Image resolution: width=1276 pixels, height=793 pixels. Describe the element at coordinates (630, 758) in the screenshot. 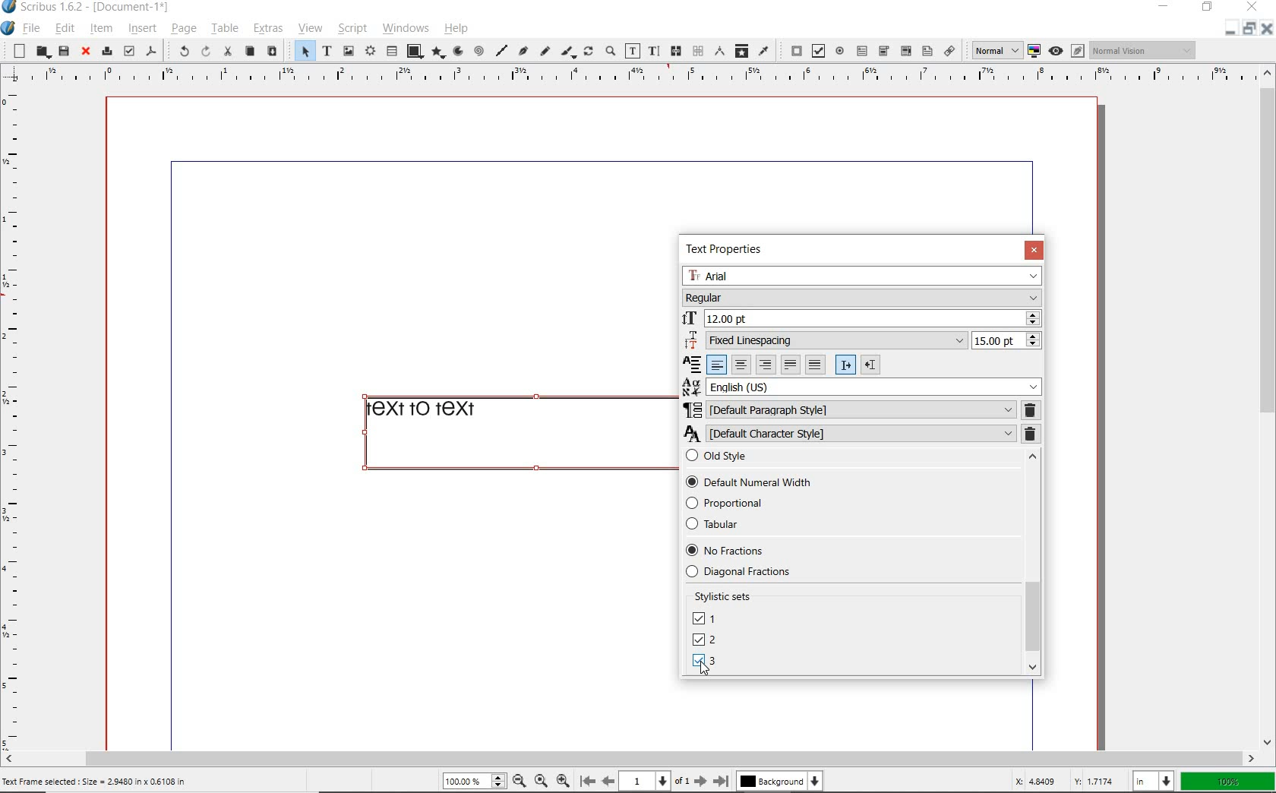

I see `scrollbar` at that location.